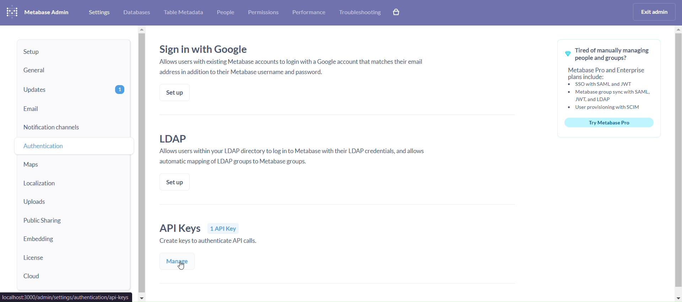  Describe the element at coordinates (138, 12) in the screenshot. I see `database` at that location.